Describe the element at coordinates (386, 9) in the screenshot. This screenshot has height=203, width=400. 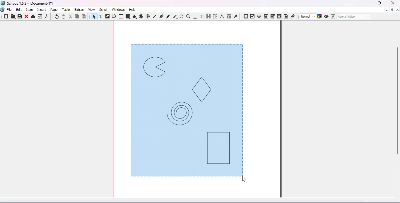
I see `Minimize` at that location.